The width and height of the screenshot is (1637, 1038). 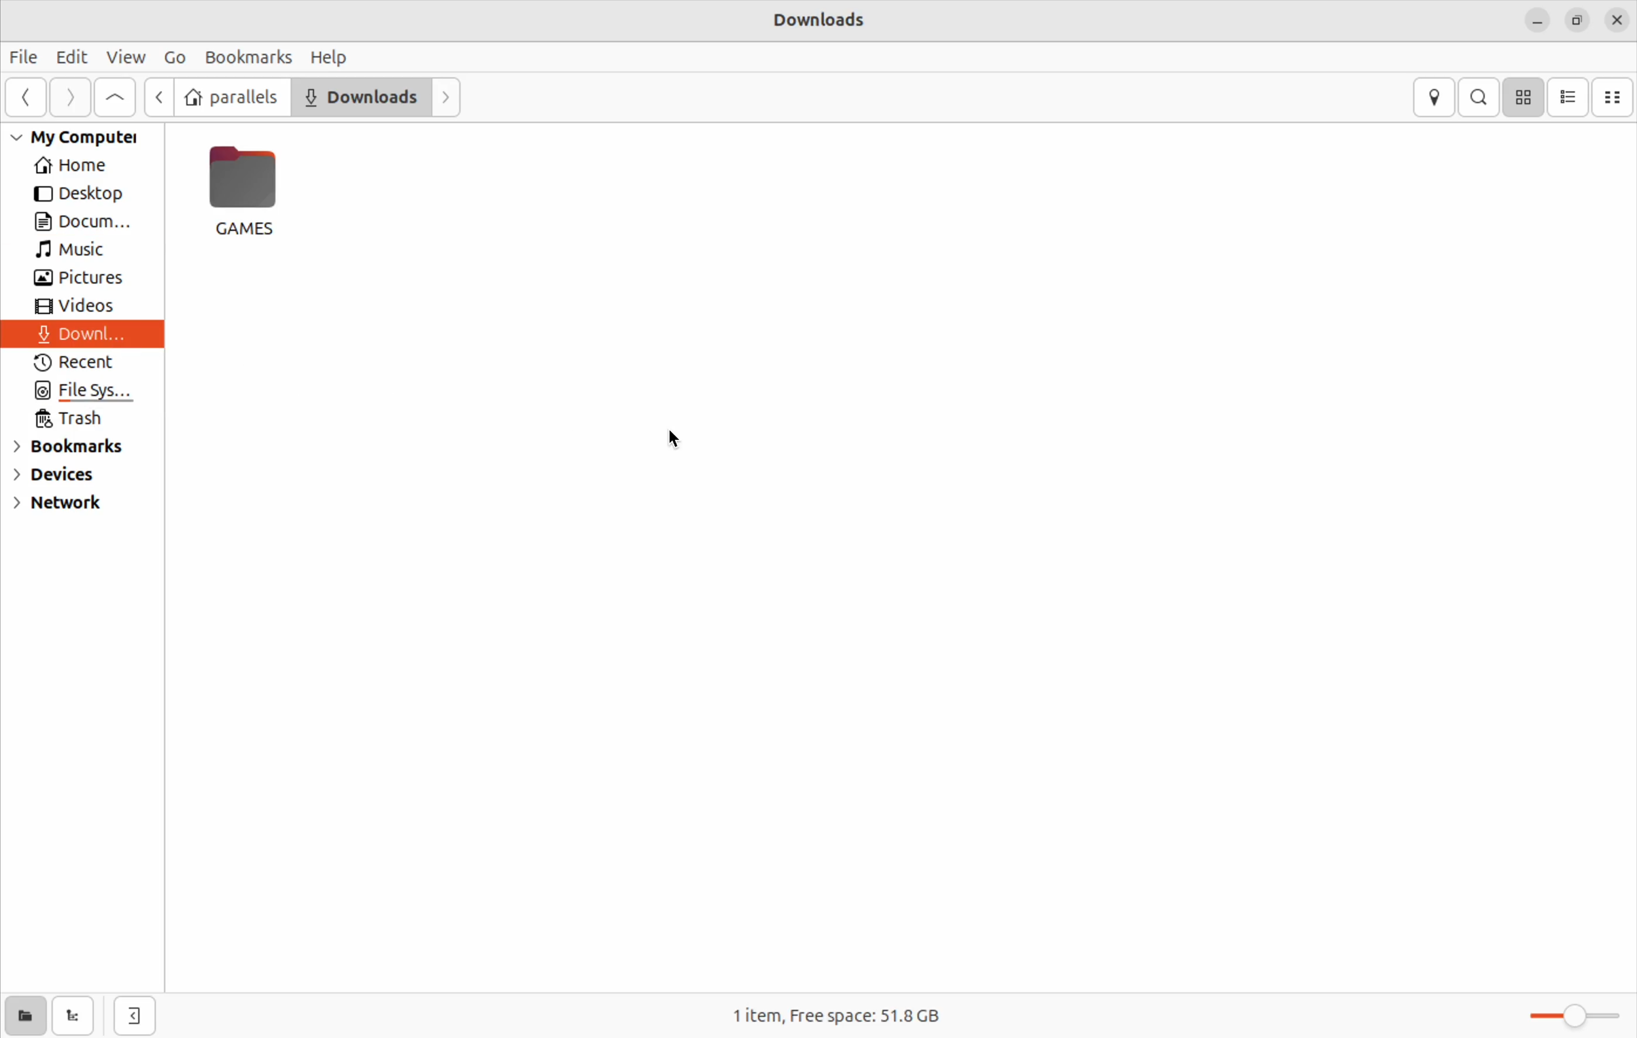 I want to click on Go next, so click(x=68, y=97).